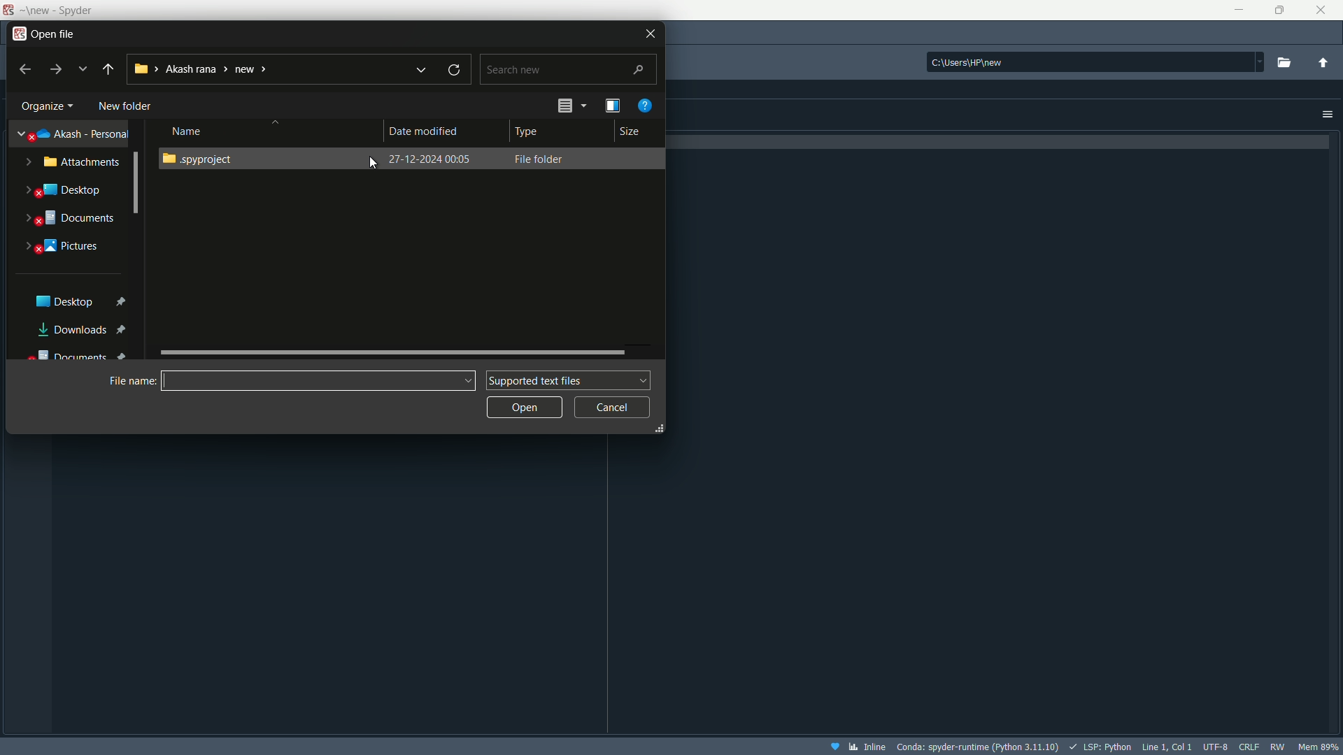 The width and height of the screenshot is (1343, 755). I want to click on Type, so click(535, 132).